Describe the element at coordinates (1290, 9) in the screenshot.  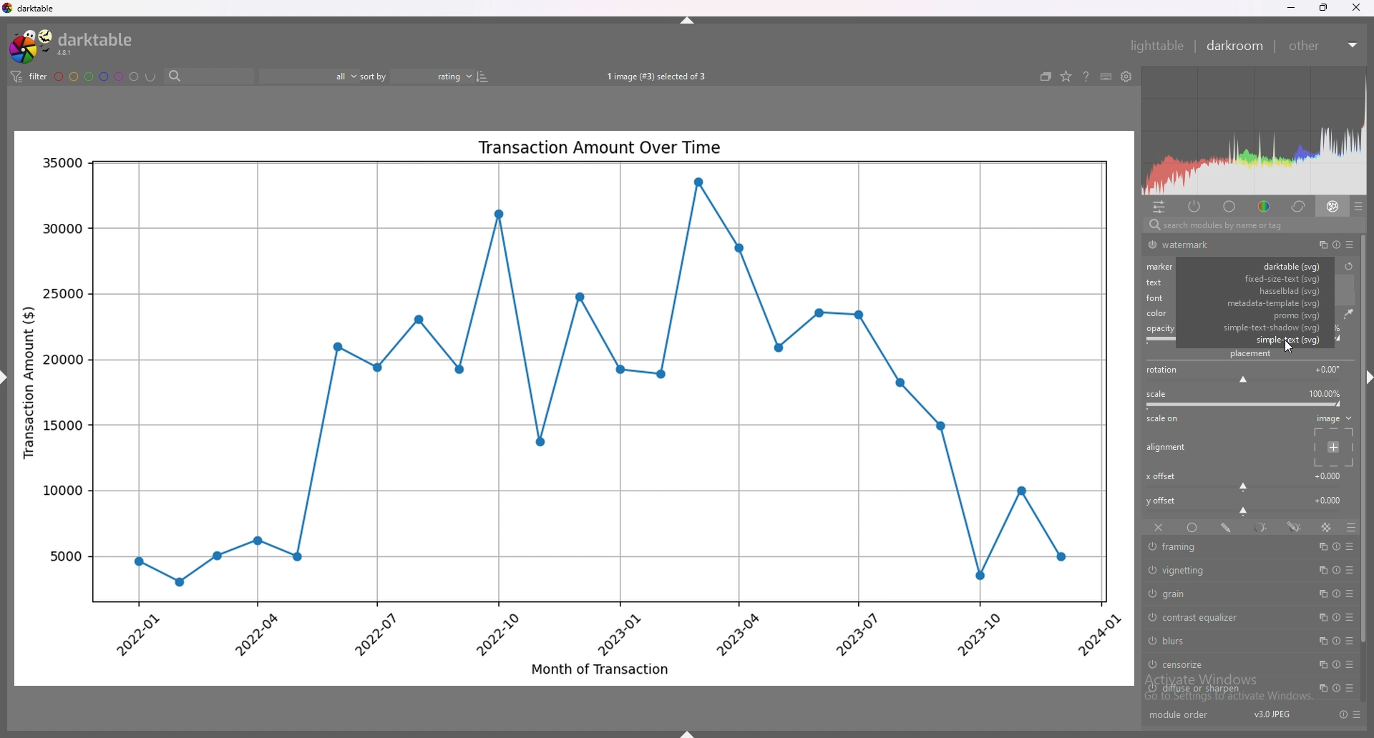
I see `minimize` at that location.